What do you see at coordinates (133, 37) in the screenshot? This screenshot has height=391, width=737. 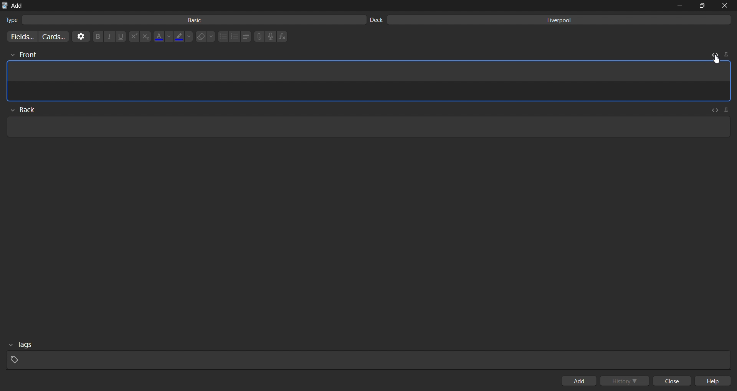 I see `superscript` at bounding box center [133, 37].